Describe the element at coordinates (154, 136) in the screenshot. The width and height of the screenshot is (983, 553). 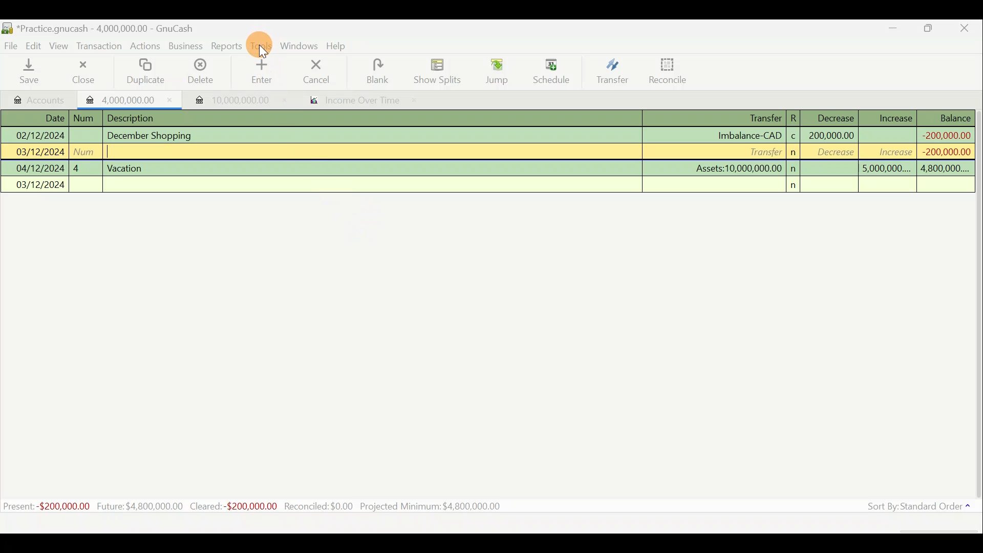
I see `December Shopping` at that location.